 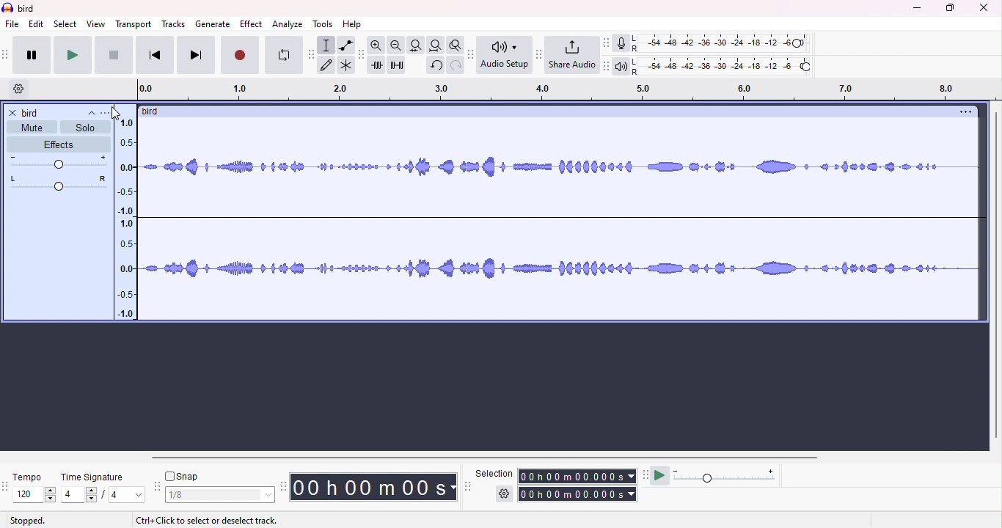 What do you see at coordinates (158, 487) in the screenshot?
I see `snap tool bar` at bounding box center [158, 487].